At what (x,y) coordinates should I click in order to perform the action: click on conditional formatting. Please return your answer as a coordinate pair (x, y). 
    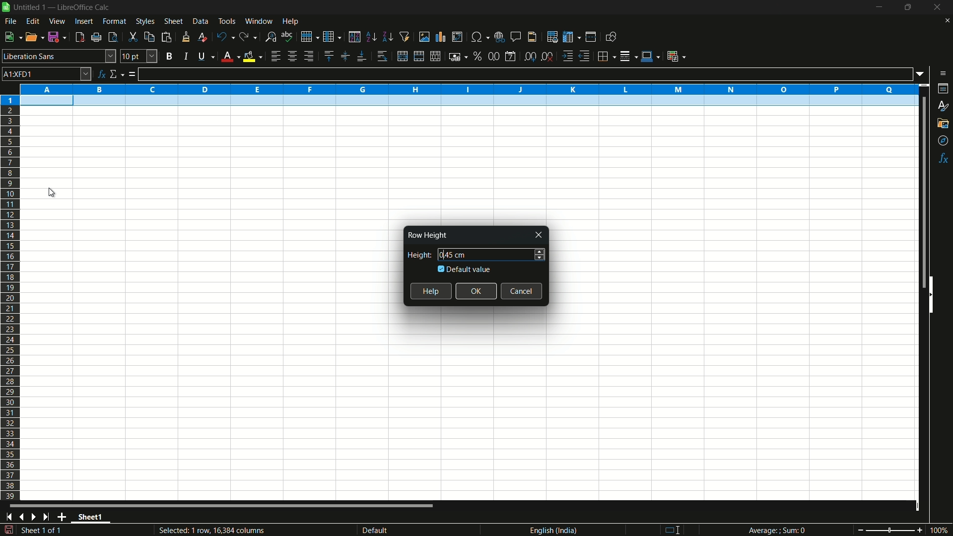
    Looking at the image, I should click on (676, 56).